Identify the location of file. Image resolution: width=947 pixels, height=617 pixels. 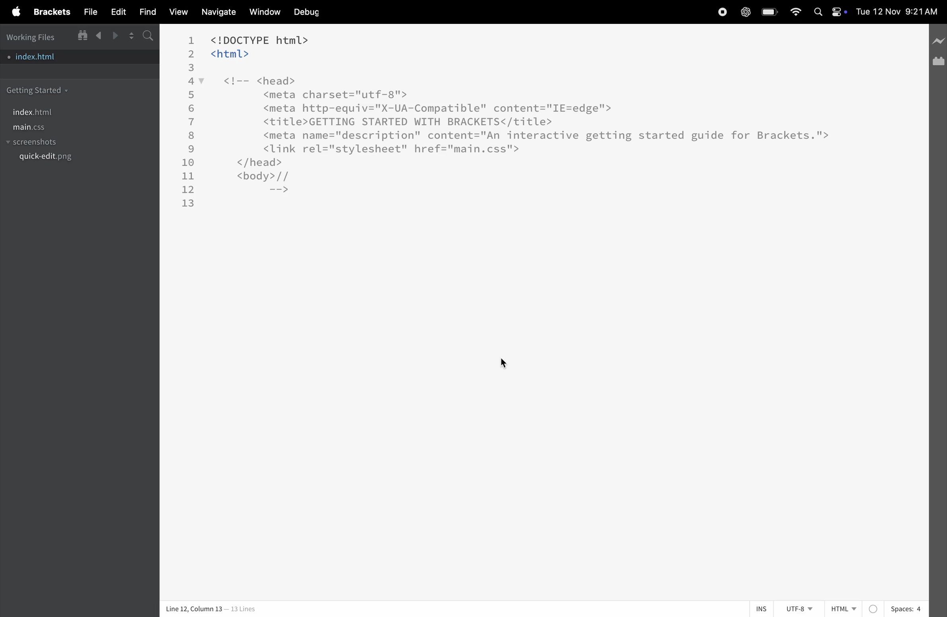
(87, 12).